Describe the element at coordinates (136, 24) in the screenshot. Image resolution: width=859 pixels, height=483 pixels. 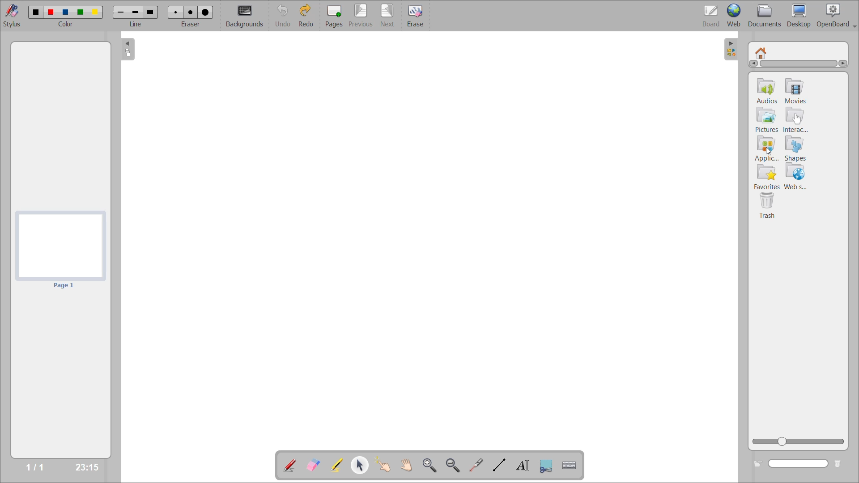
I see `line ` at that location.